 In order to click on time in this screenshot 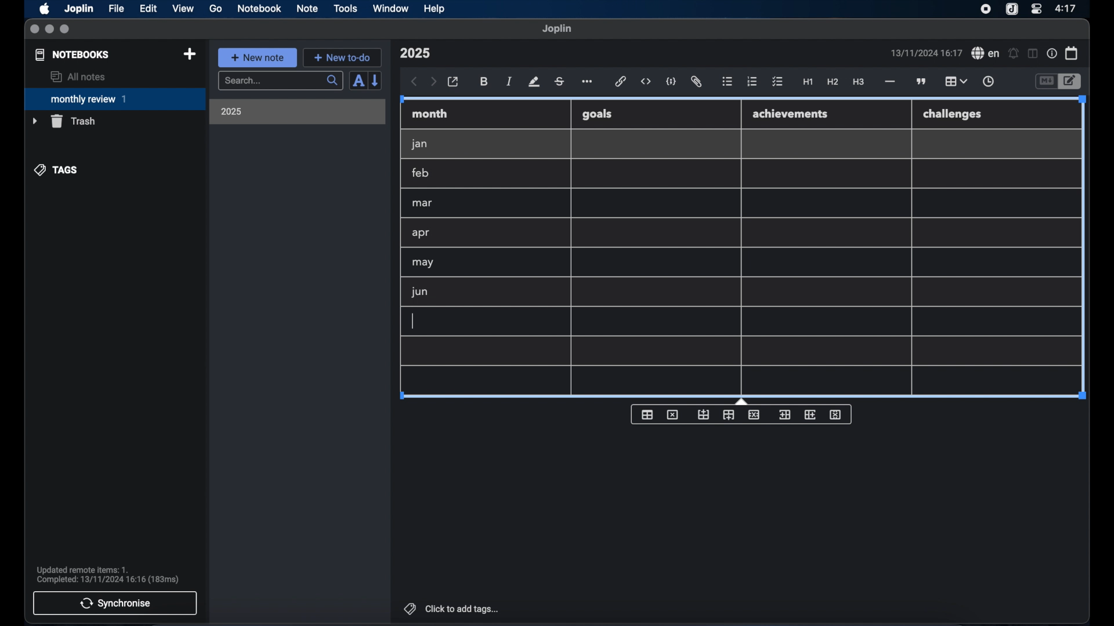, I will do `click(1067, 8)`.